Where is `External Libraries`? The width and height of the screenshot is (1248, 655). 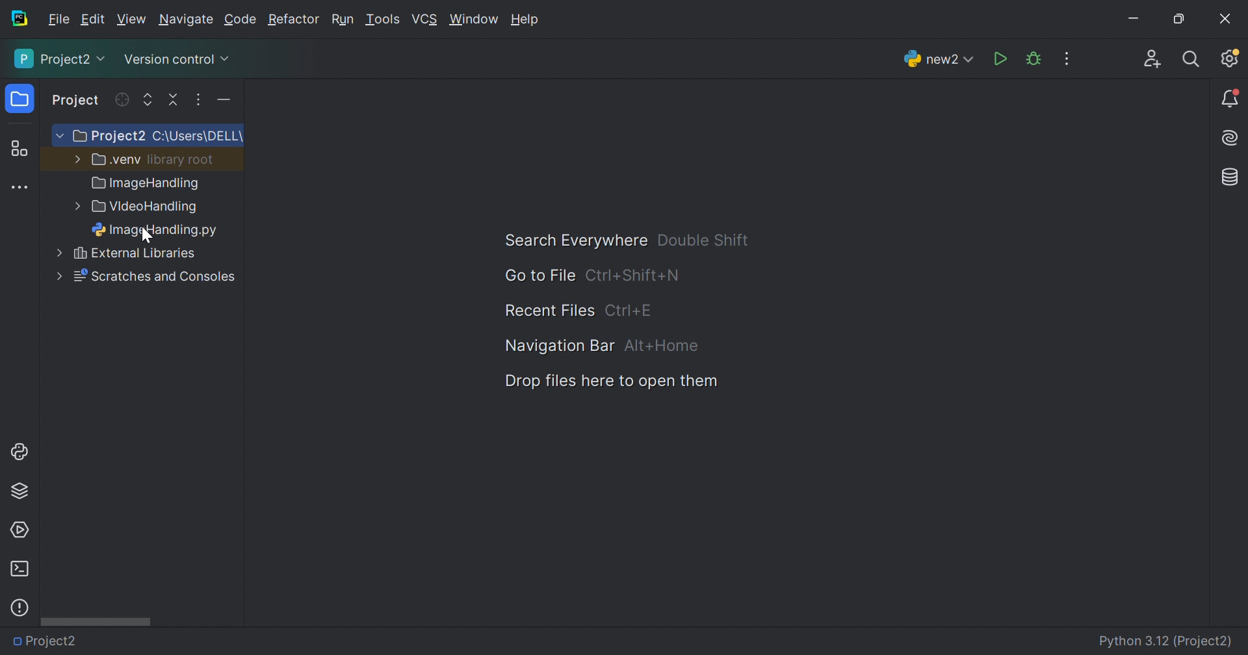 External Libraries is located at coordinates (155, 277).